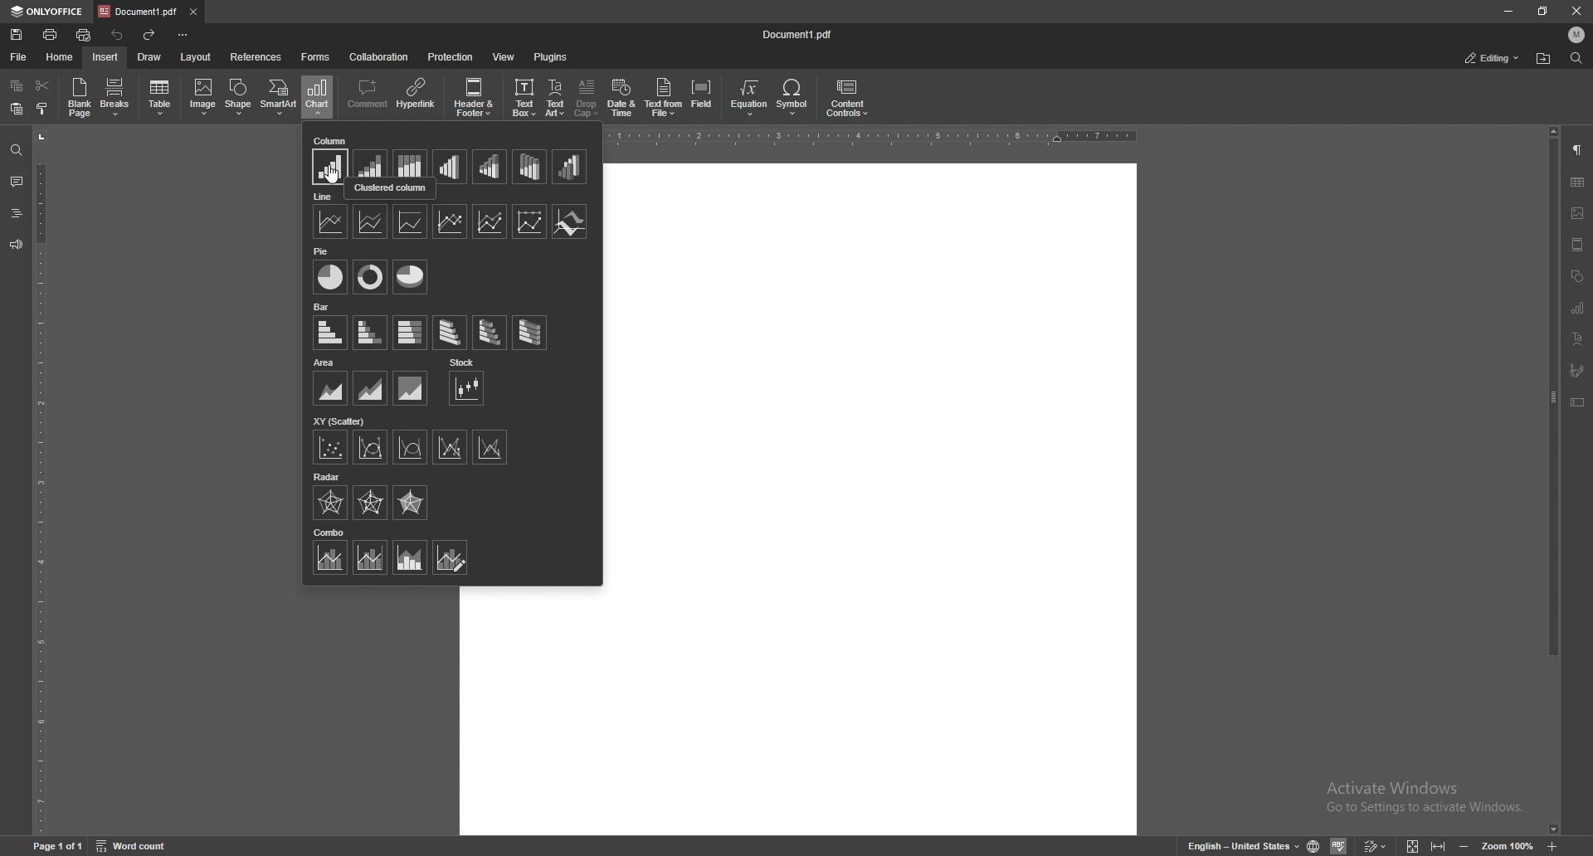  I want to click on text art, so click(555, 98).